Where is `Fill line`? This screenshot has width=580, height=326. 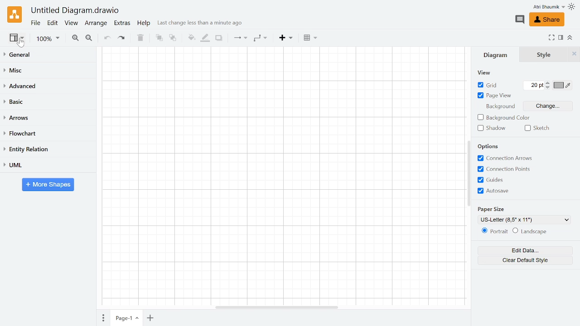 Fill line is located at coordinates (204, 38).